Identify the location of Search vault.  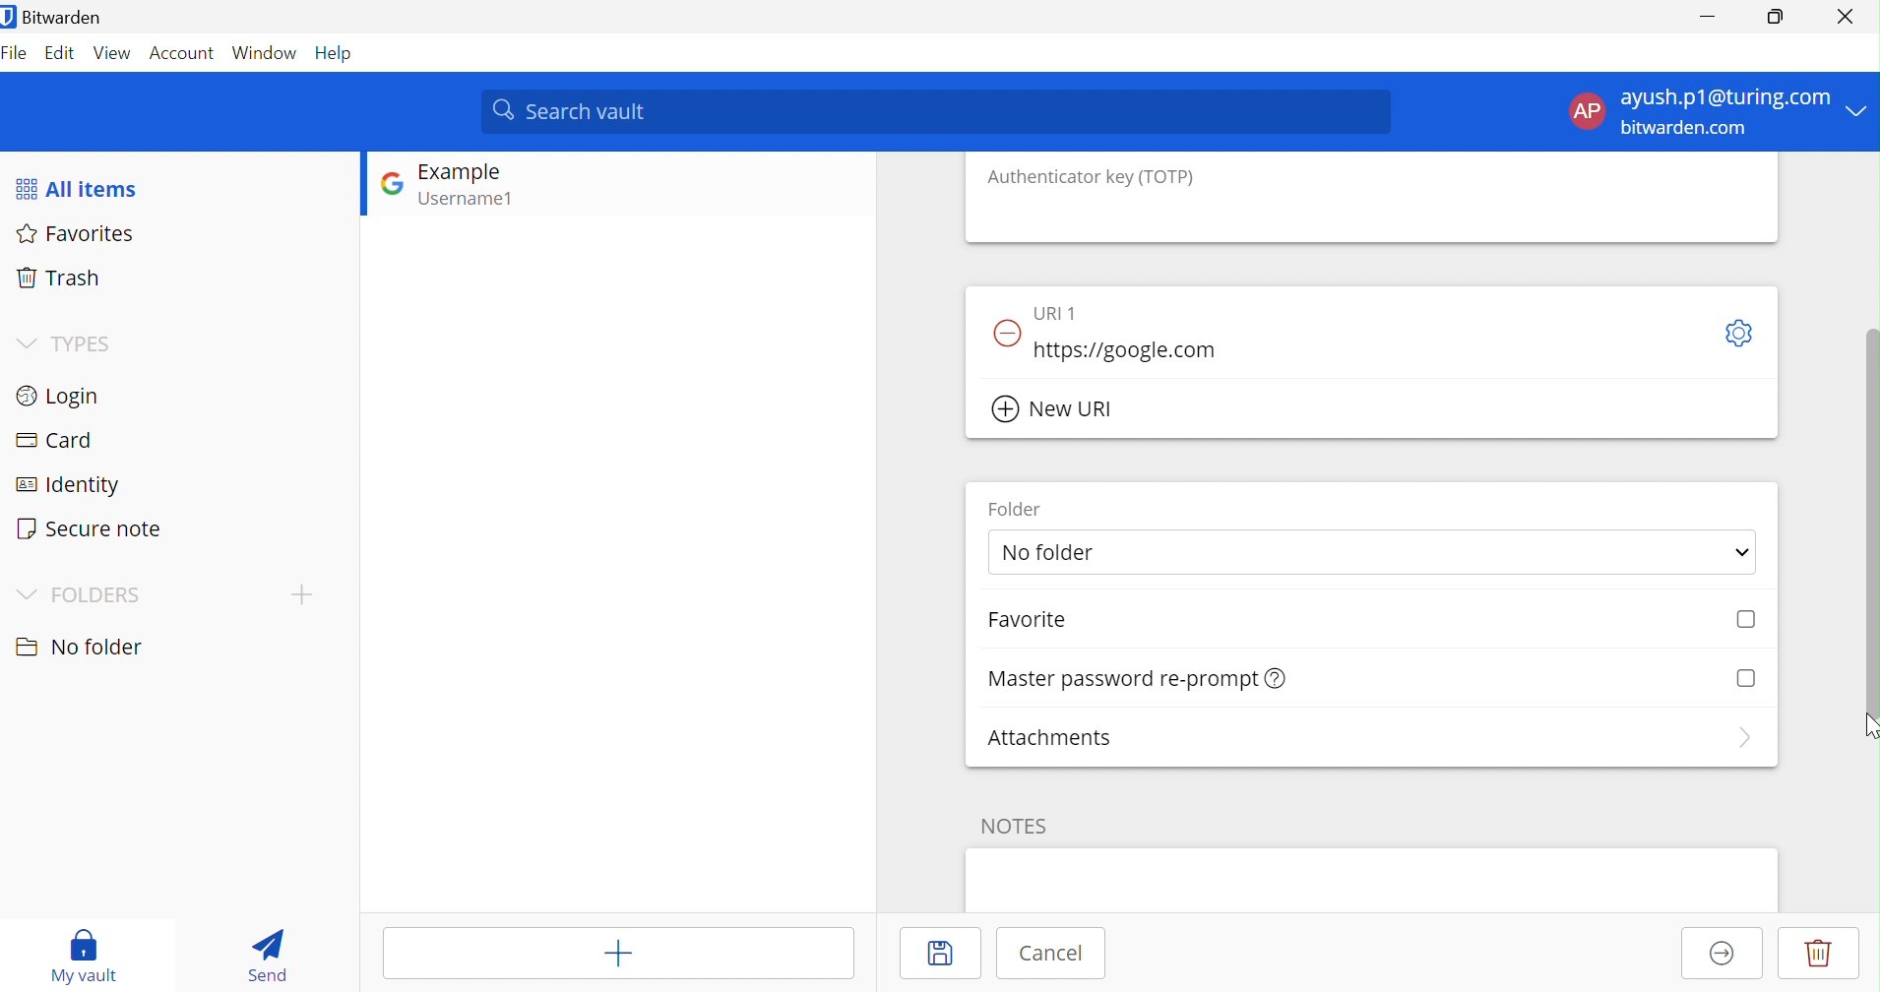
(938, 110).